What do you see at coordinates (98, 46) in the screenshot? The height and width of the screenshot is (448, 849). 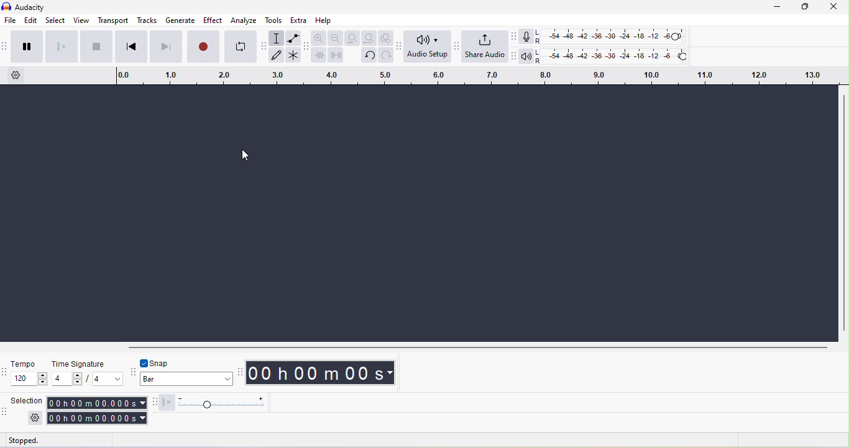 I see `stop` at bounding box center [98, 46].